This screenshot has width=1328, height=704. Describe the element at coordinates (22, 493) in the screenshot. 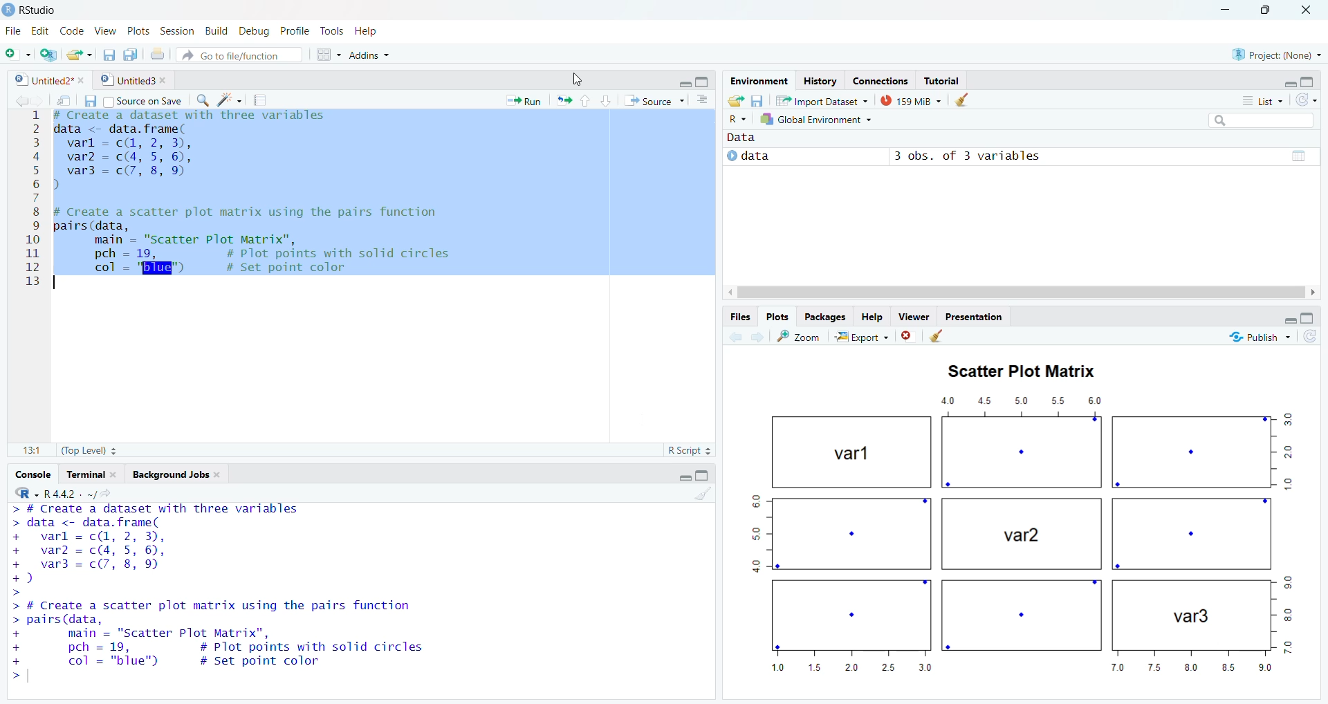

I see `R` at that location.